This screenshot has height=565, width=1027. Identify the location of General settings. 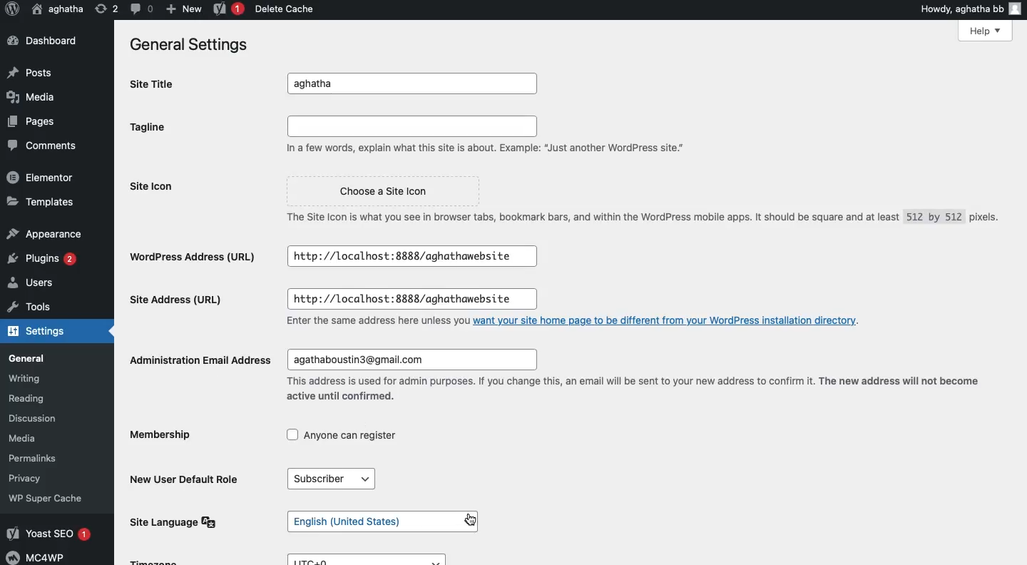
(185, 44).